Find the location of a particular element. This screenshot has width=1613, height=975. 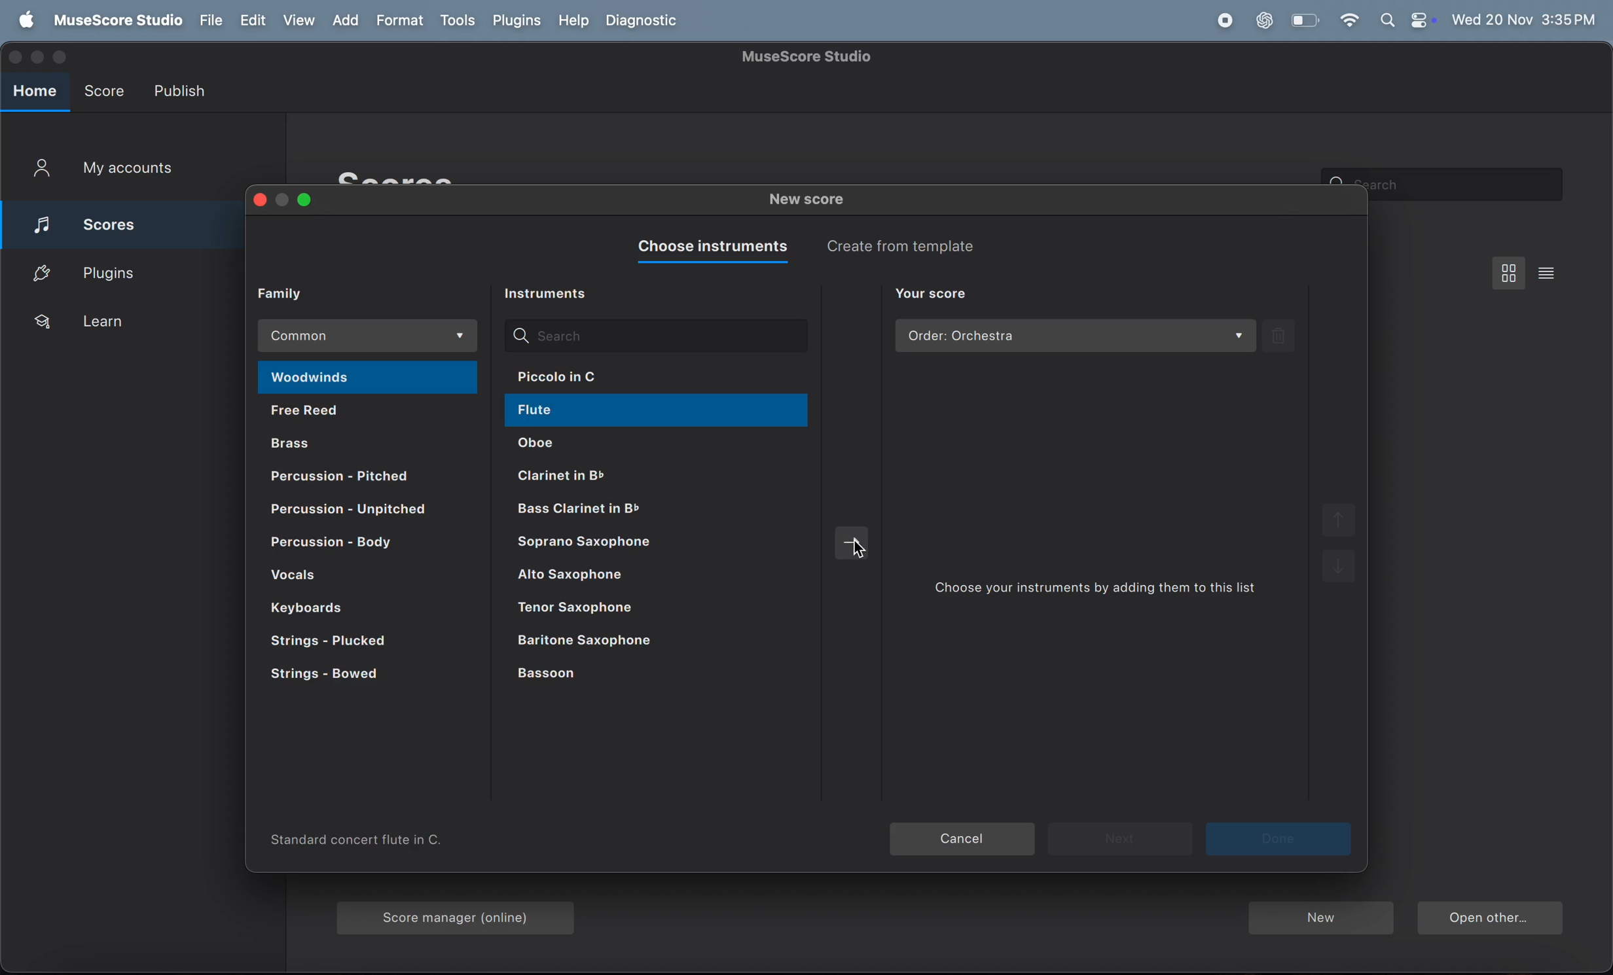

delete is located at coordinates (1280, 335).